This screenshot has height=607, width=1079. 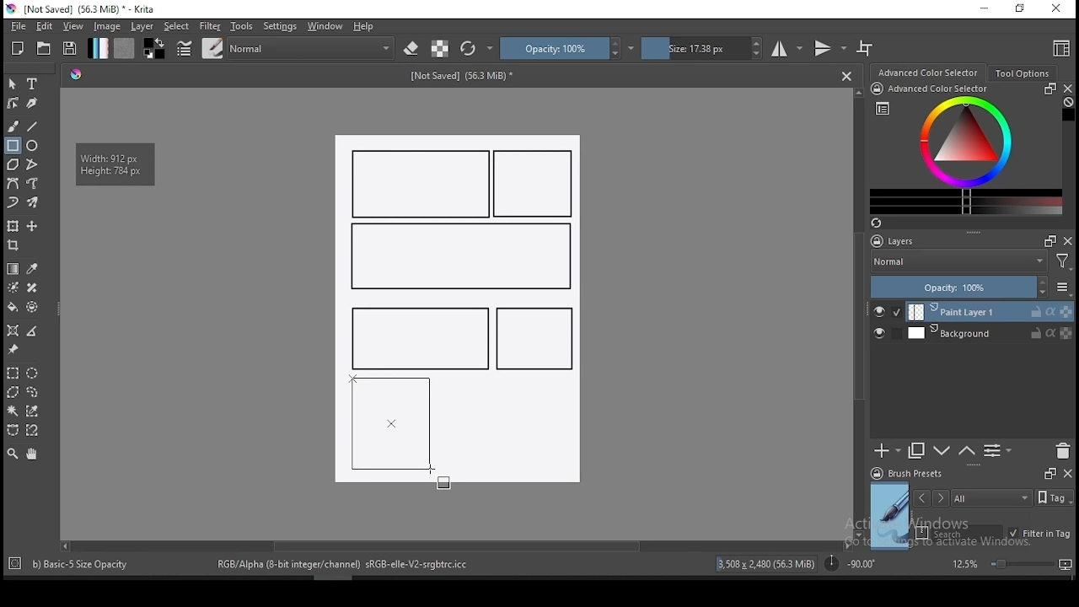 I want to click on advanced color selector, so click(x=963, y=148).